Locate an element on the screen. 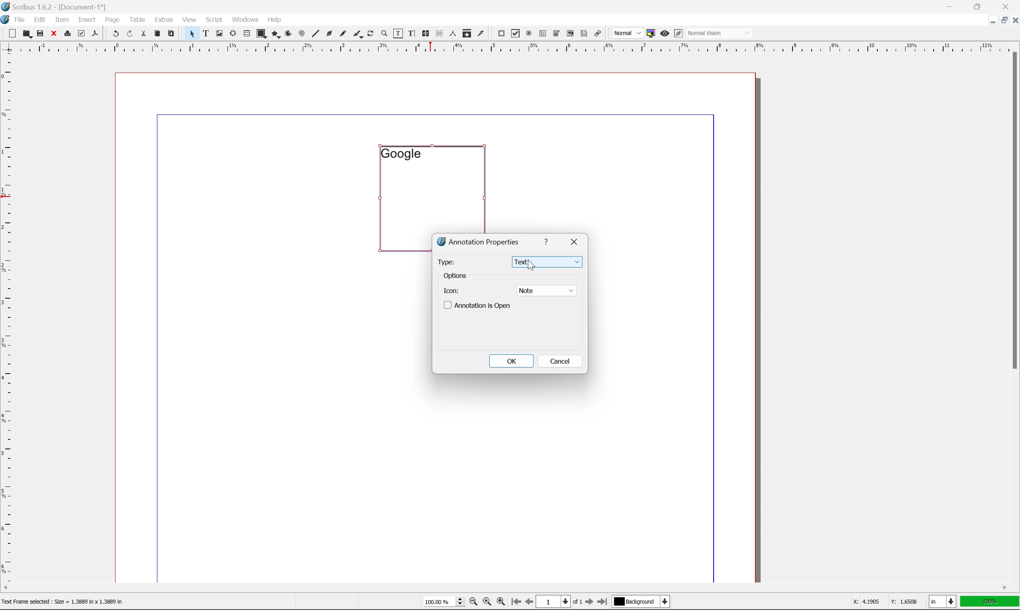  icon: is located at coordinates (451, 290).